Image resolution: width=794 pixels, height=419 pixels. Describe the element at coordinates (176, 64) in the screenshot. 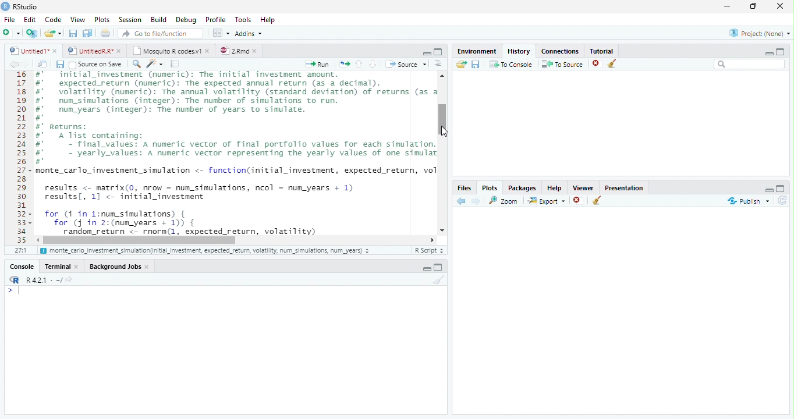

I see `Compile Report` at that location.